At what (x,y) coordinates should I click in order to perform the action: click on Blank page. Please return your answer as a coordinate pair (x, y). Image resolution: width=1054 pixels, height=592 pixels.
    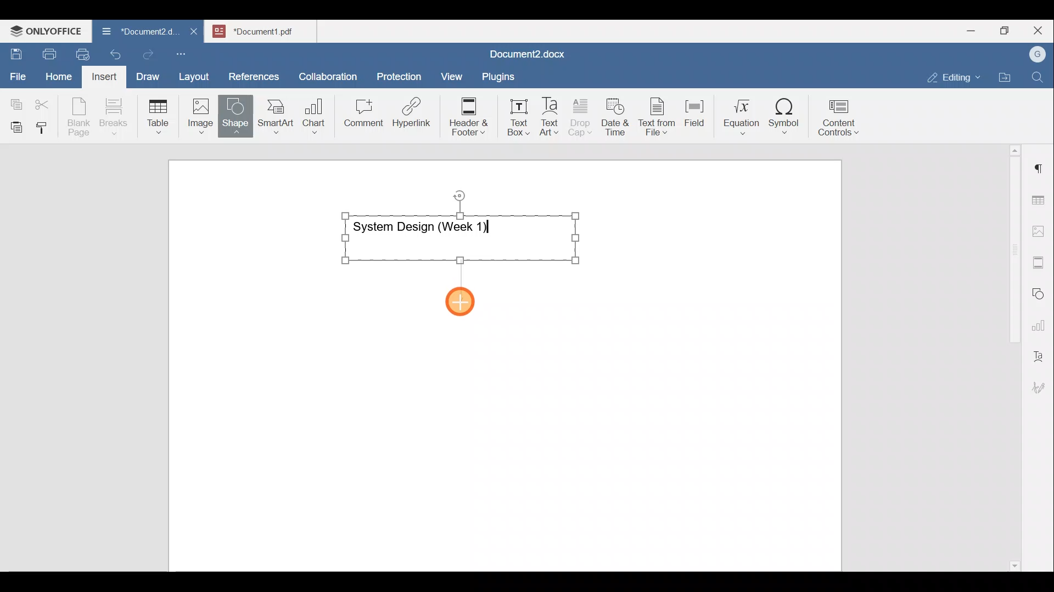
    Looking at the image, I should click on (80, 117).